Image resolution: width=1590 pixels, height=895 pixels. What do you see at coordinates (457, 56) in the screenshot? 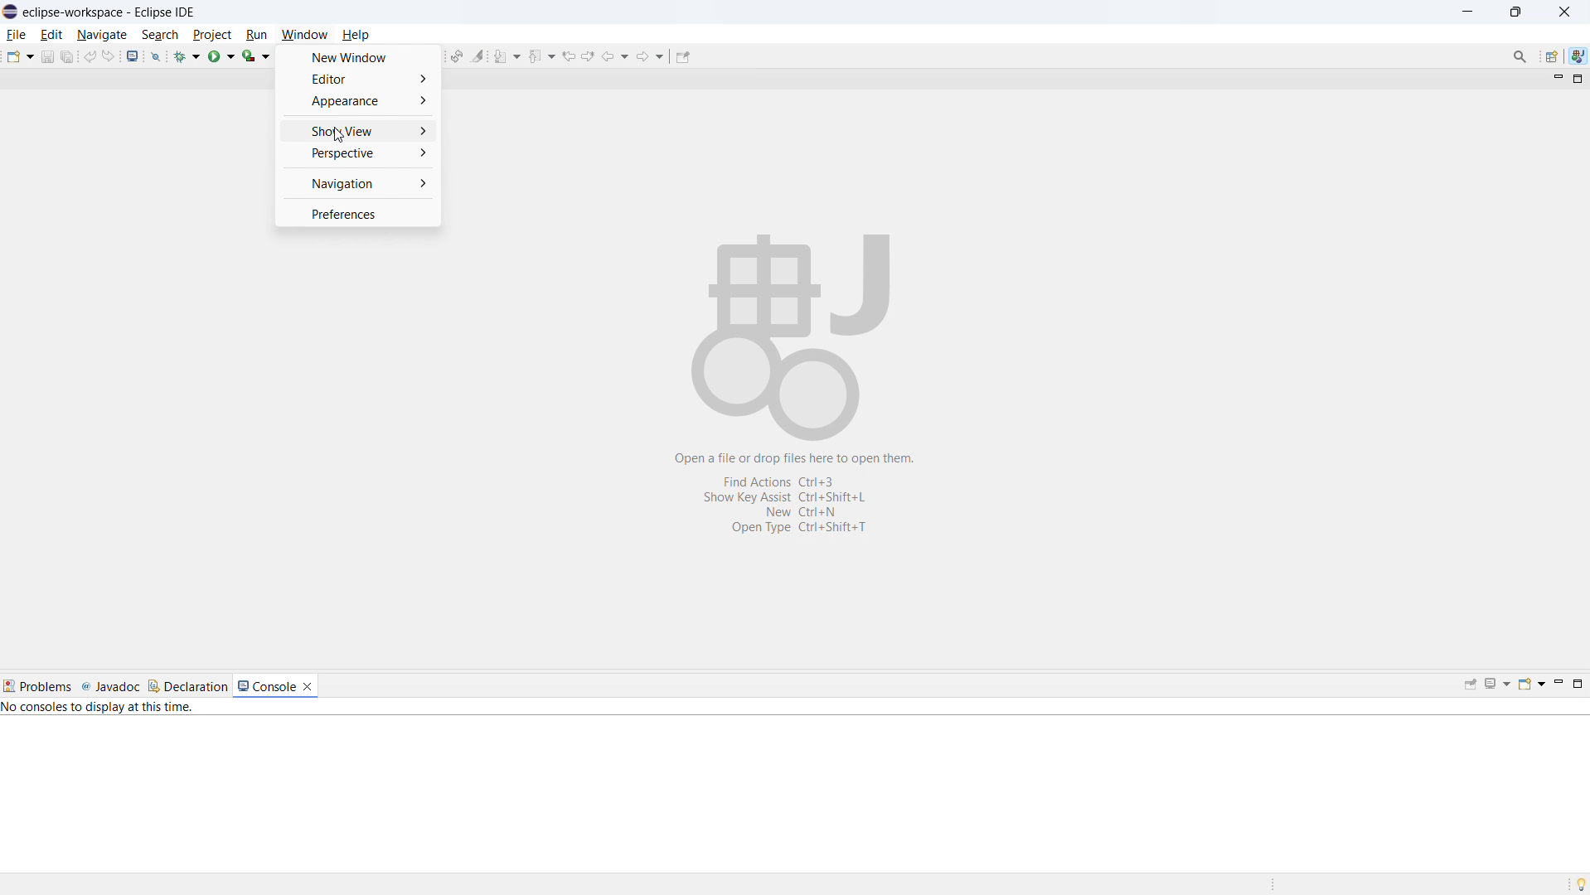
I see `toggle ant editor auto reconcile` at bounding box center [457, 56].